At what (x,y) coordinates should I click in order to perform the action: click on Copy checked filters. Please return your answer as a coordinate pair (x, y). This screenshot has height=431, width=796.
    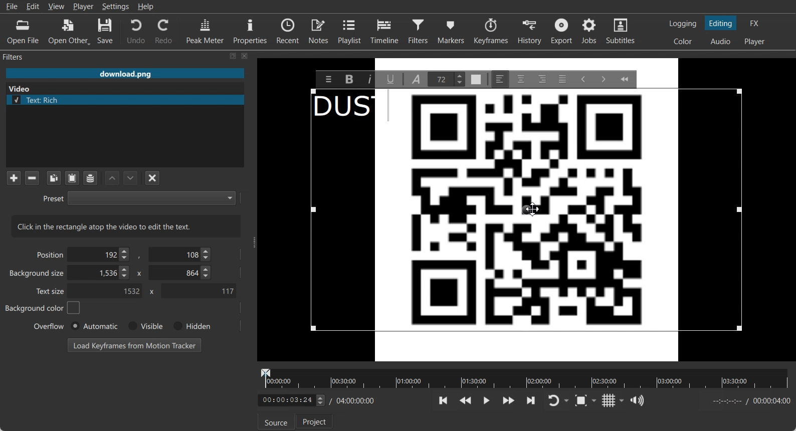
    Looking at the image, I should click on (54, 178).